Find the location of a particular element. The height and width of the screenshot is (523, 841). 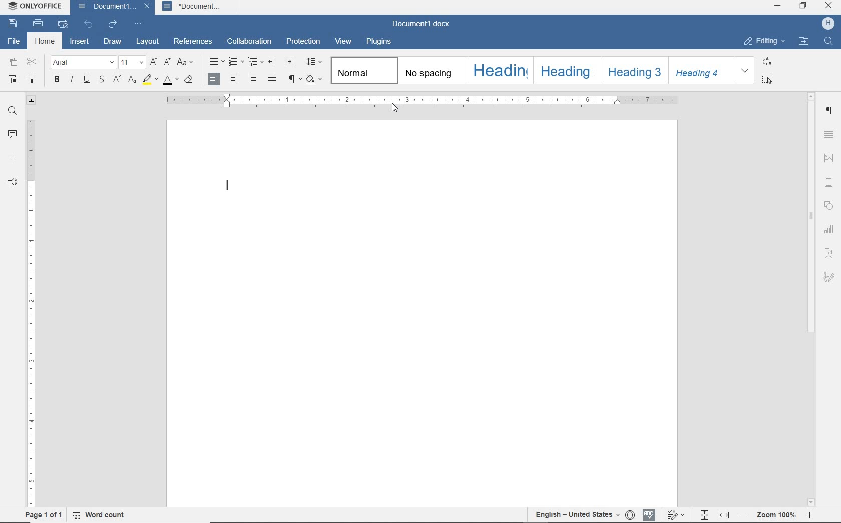

SHADING is located at coordinates (314, 79).